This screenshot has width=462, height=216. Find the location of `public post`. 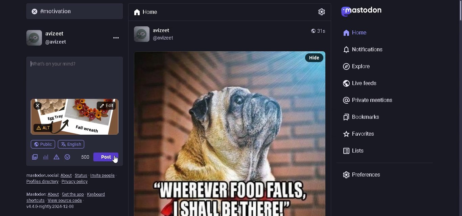

public post is located at coordinates (43, 144).